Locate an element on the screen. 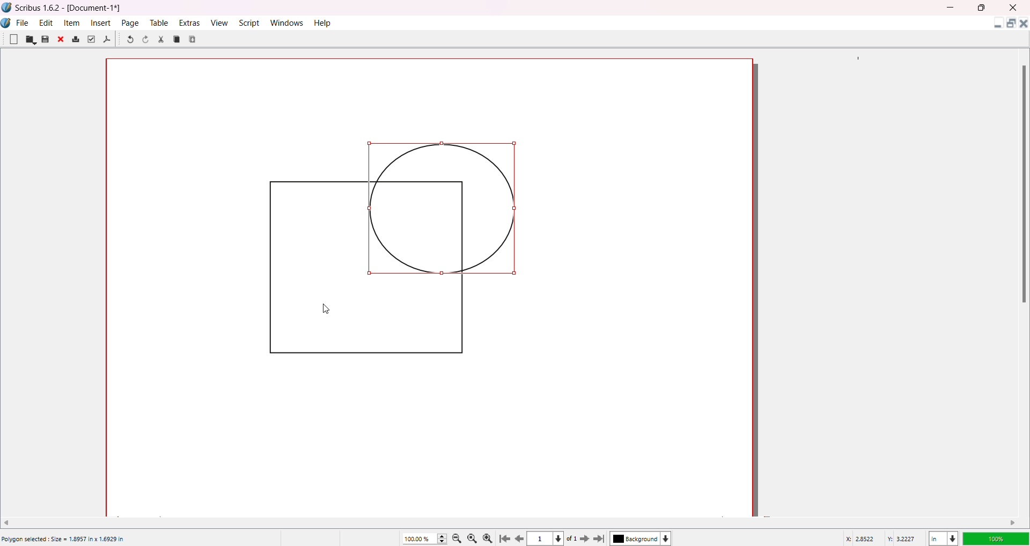  Minimize Document is located at coordinates (995, 25).